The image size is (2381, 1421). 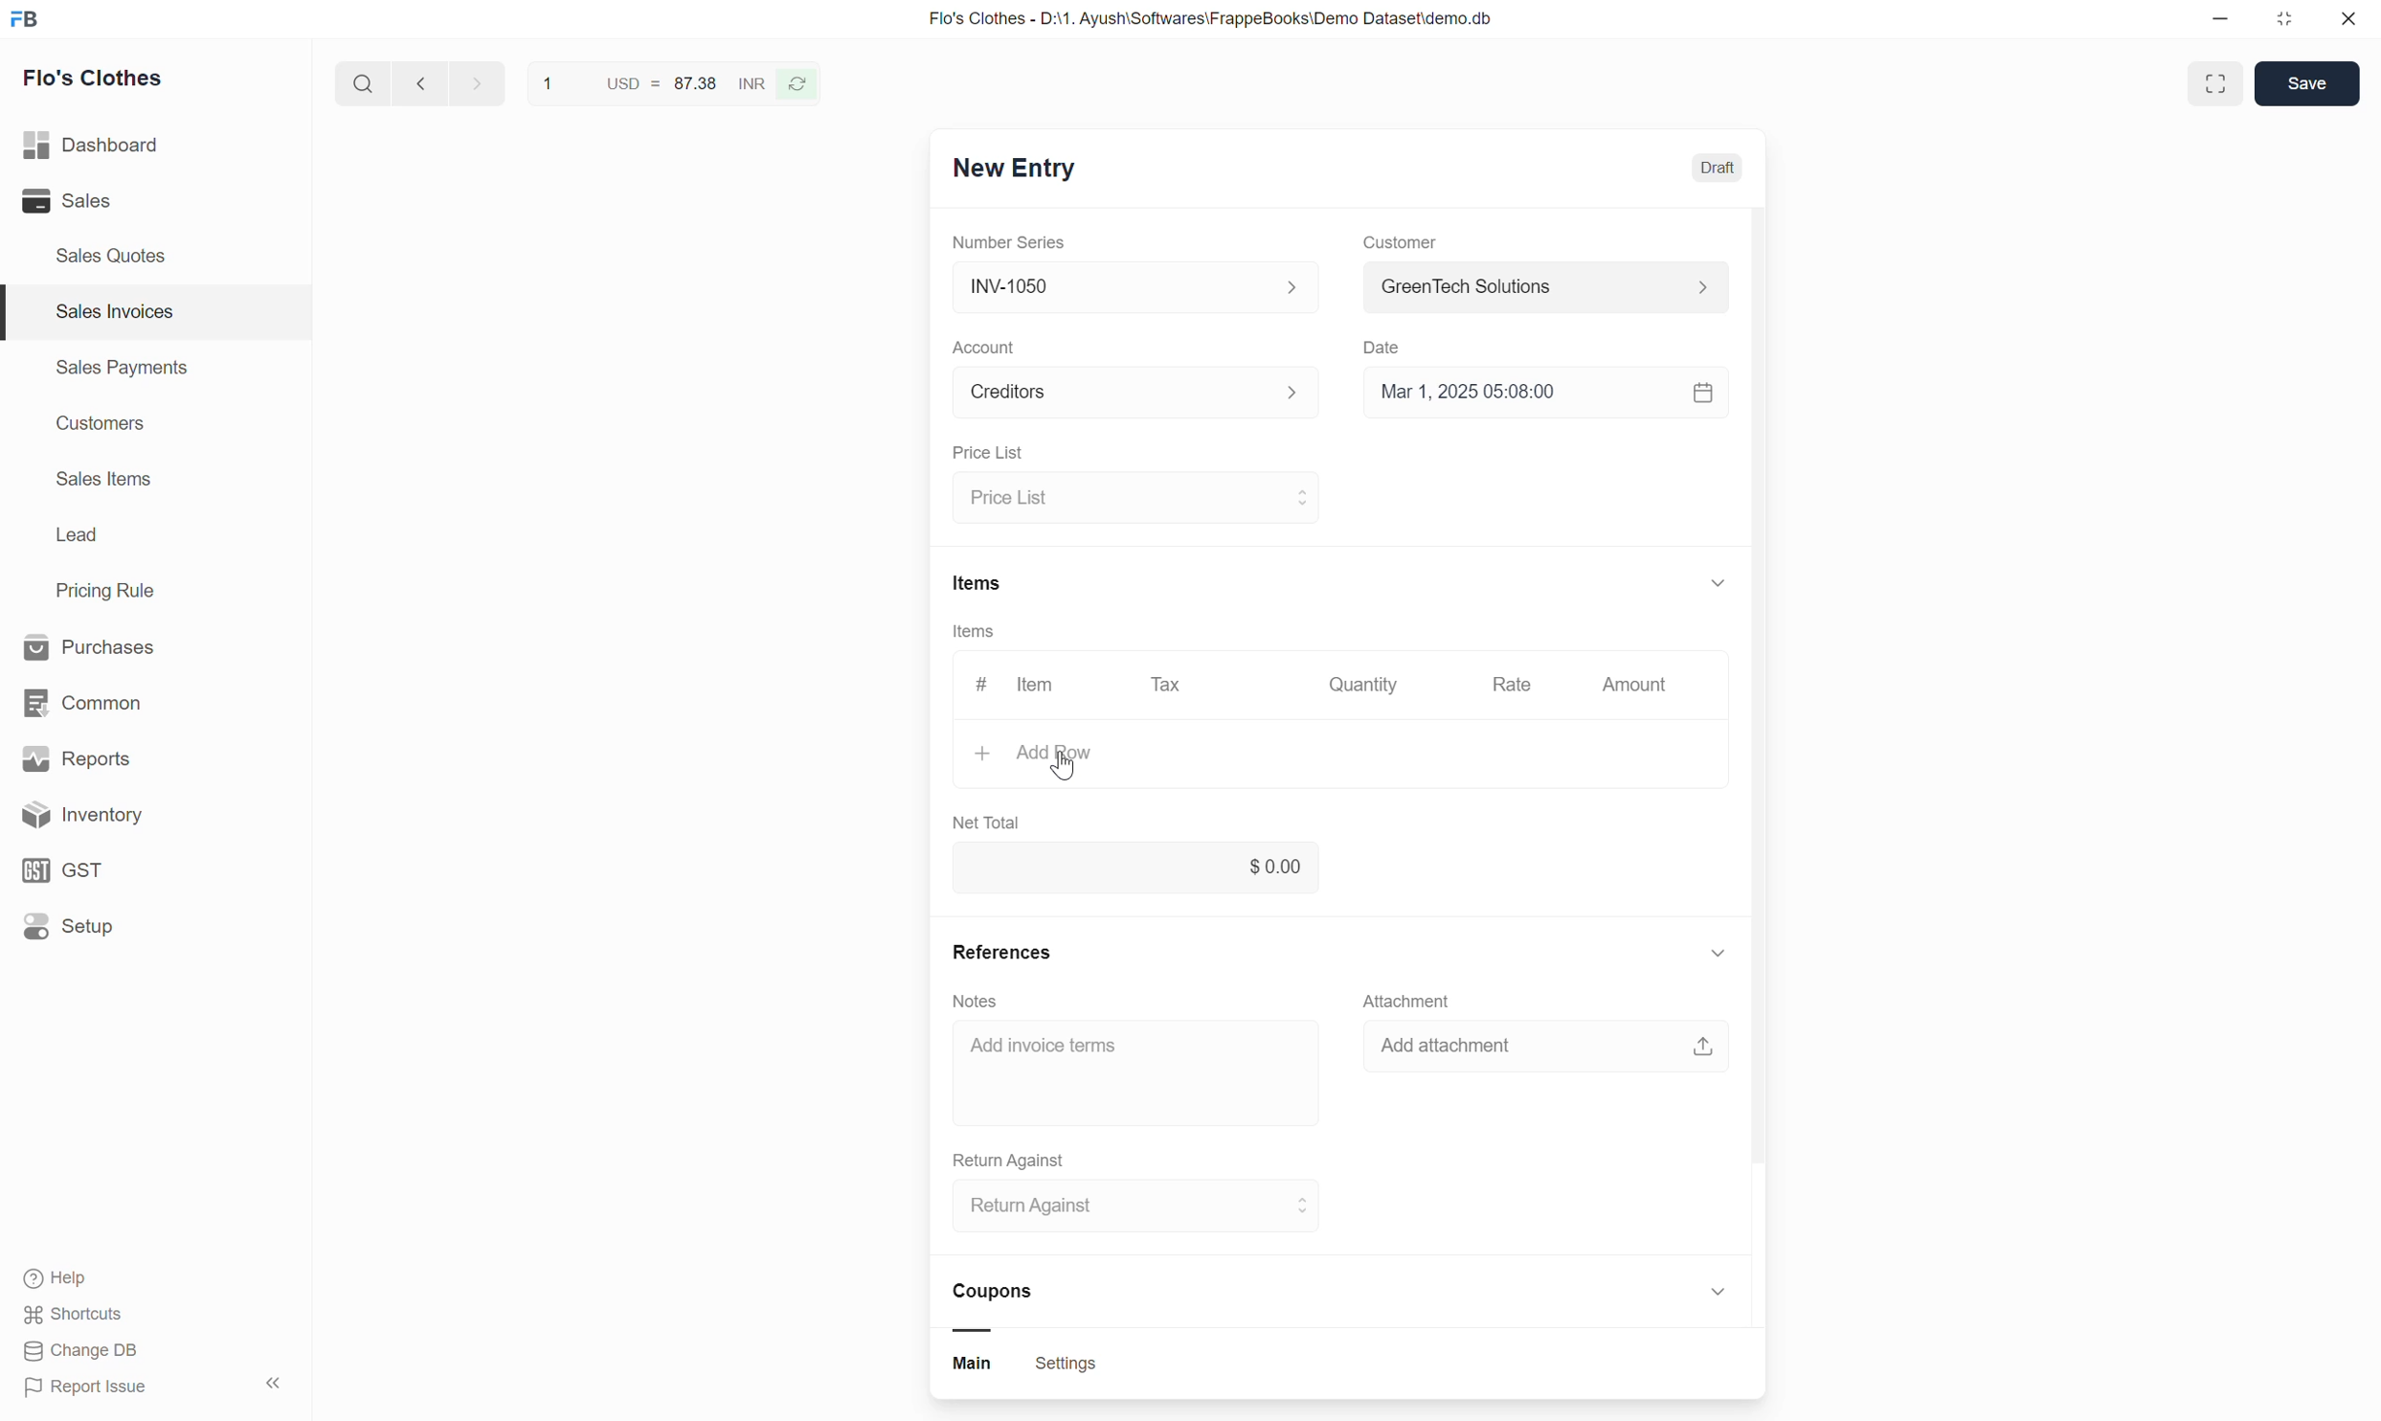 I want to click on Pricing Rule, so click(x=108, y=591).